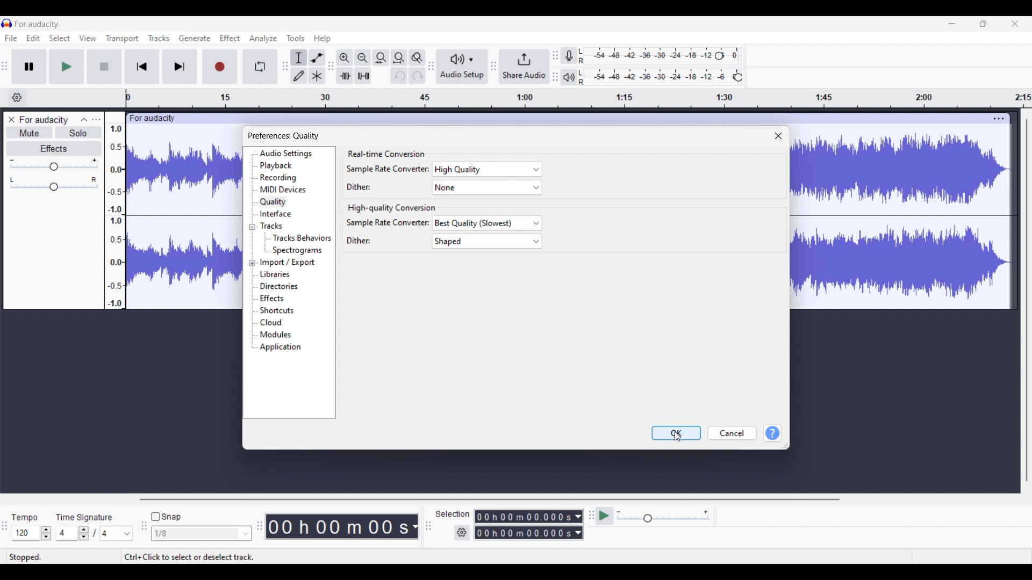 The width and height of the screenshot is (1032, 580). I want to click on Indicates options to select measurement, so click(453, 514).